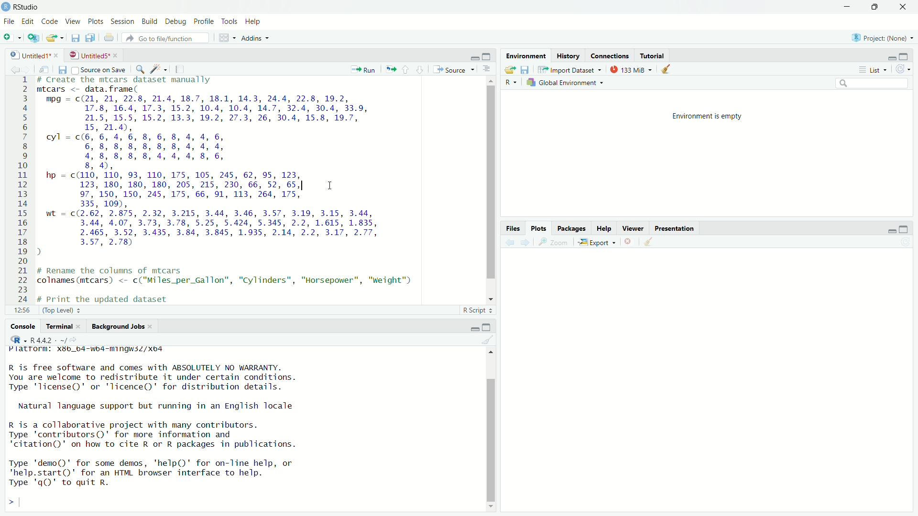 This screenshot has width=918, height=516. What do you see at coordinates (610, 56) in the screenshot?
I see `Connections` at bounding box center [610, 56].